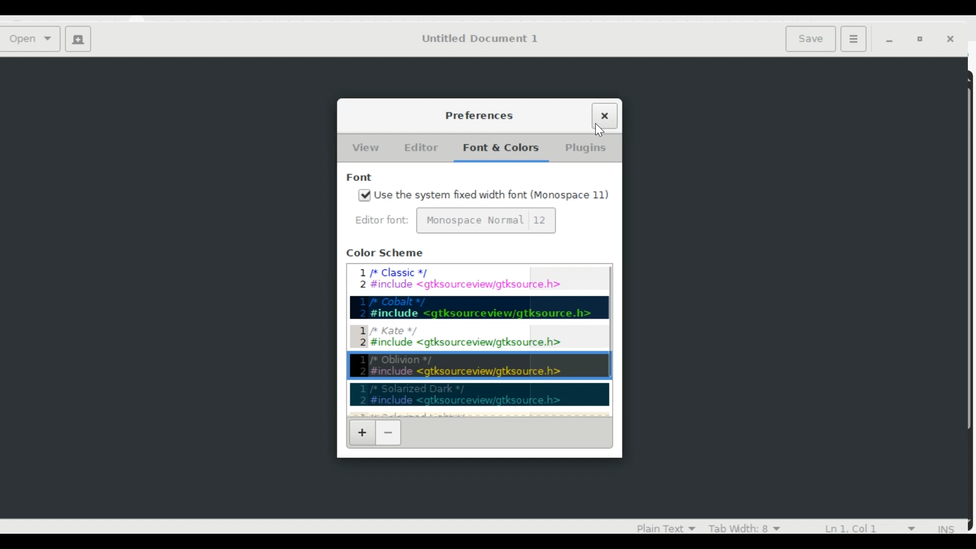 Image resolution: width=976 pixels, height=549 pixels. Describe the element at coordinates (419, 147) in the screenshot. I see `Editor` at that location.